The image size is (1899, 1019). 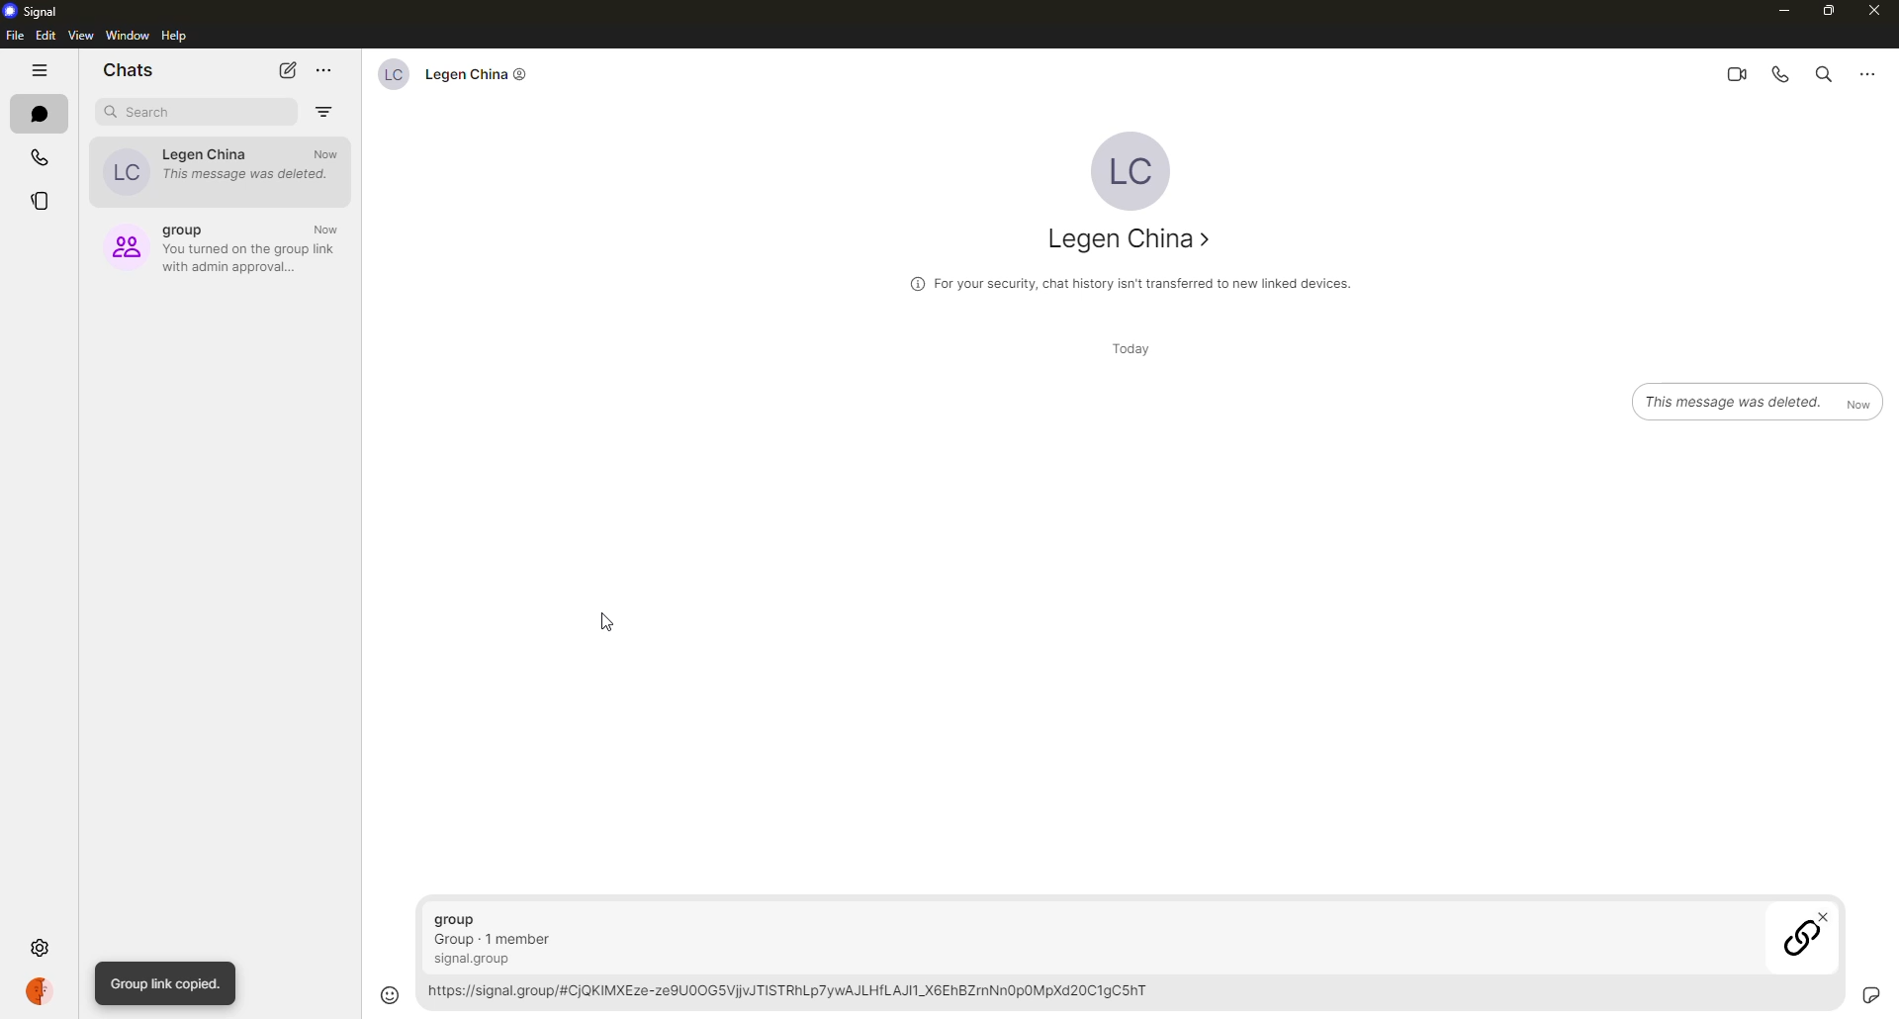 What do you see at coordinates (177, 37) in the screenshot?
I see `help` at bounding box center [177, 37].